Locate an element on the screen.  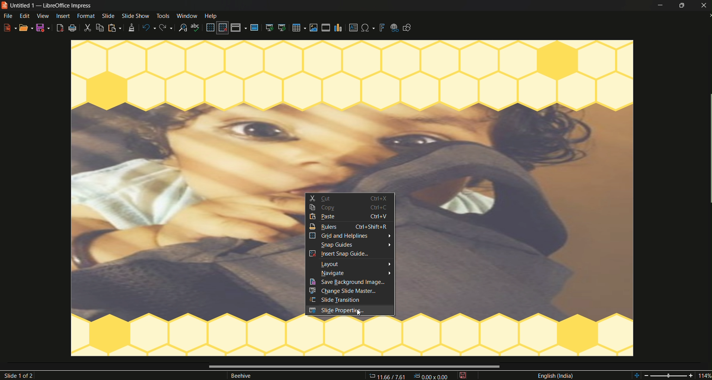
new file is located at coordinates (10, 28).